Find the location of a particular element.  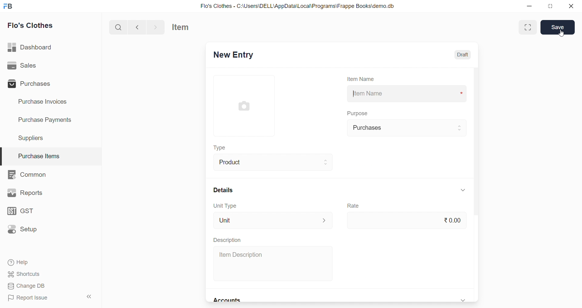

search is located at coordinates (118, 27).